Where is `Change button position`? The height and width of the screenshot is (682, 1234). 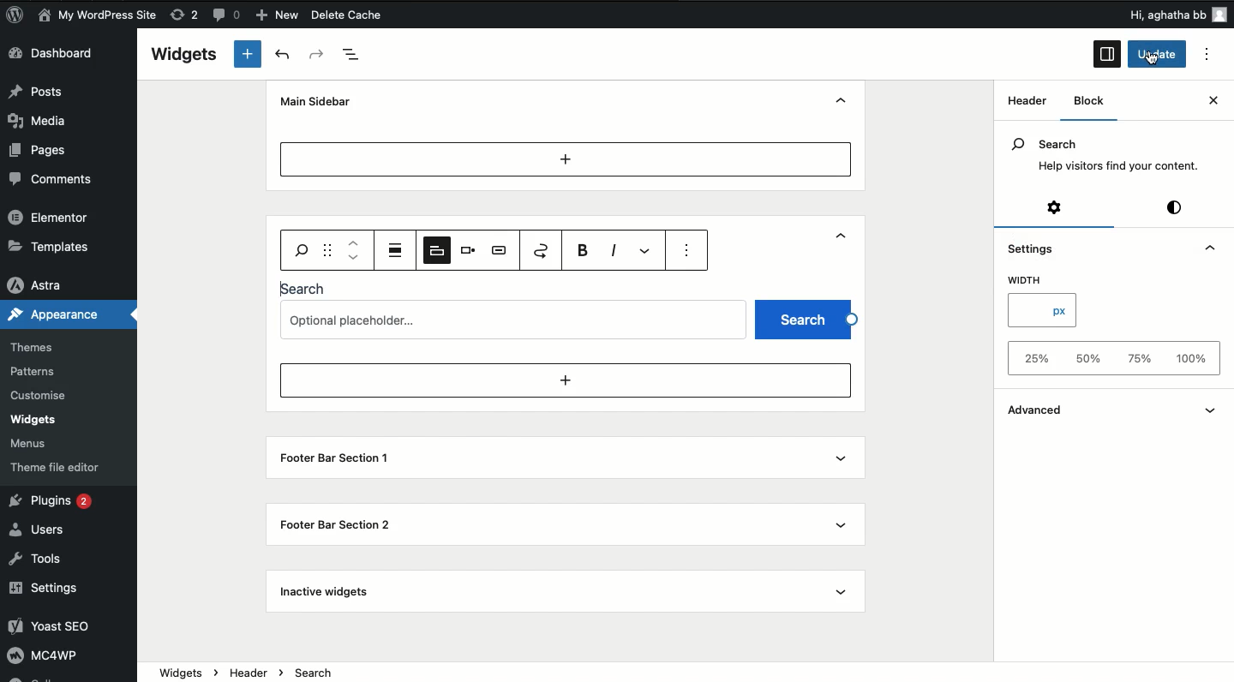 Change button position is located at coordinates (469, 249).